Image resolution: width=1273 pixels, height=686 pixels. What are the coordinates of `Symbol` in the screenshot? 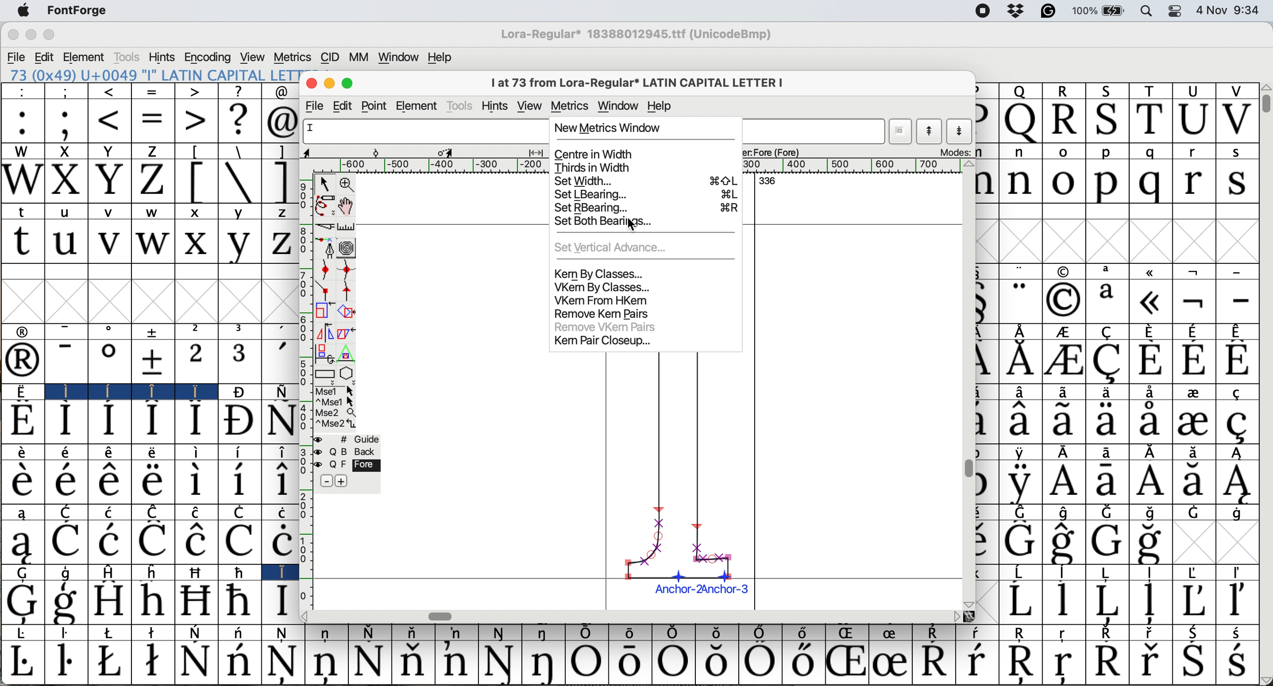 It's located at (153, 632).